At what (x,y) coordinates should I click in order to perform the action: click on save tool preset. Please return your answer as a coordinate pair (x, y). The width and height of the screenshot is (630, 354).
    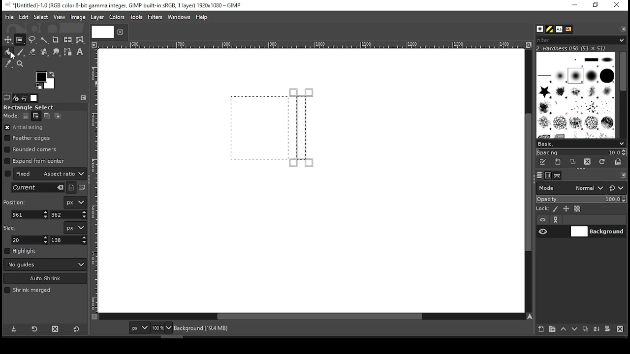
    Looking at the image, I should click on (15, 328).